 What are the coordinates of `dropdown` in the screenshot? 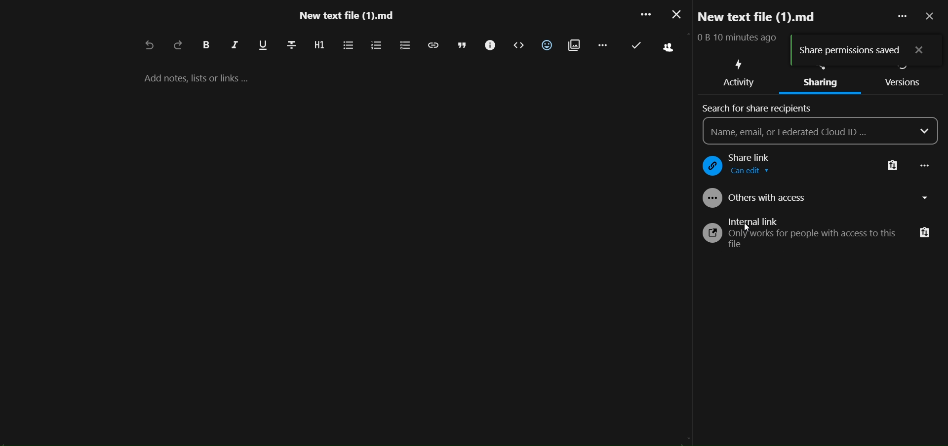 It's located at (928, 198).